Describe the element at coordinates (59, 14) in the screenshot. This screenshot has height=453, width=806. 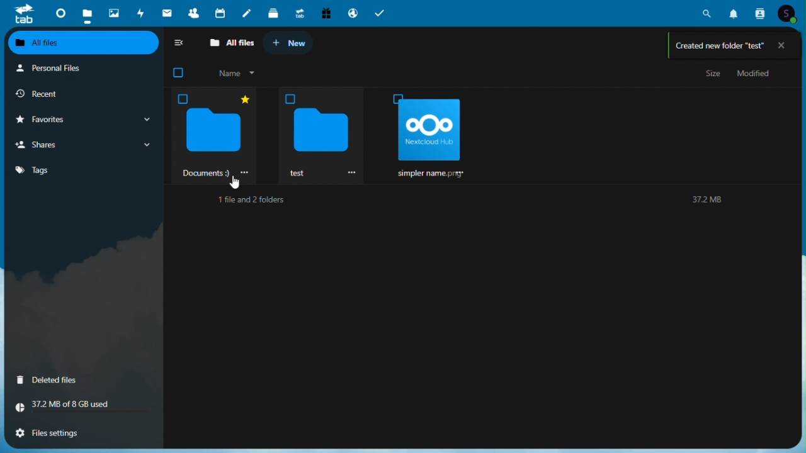
I see `Dashboard` at that location.